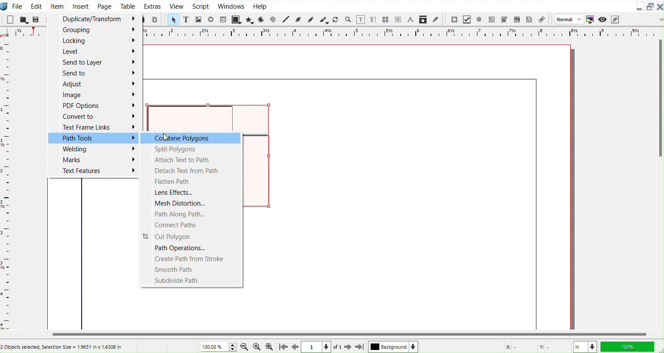  I want to click on Select current page, so click(317, 347).